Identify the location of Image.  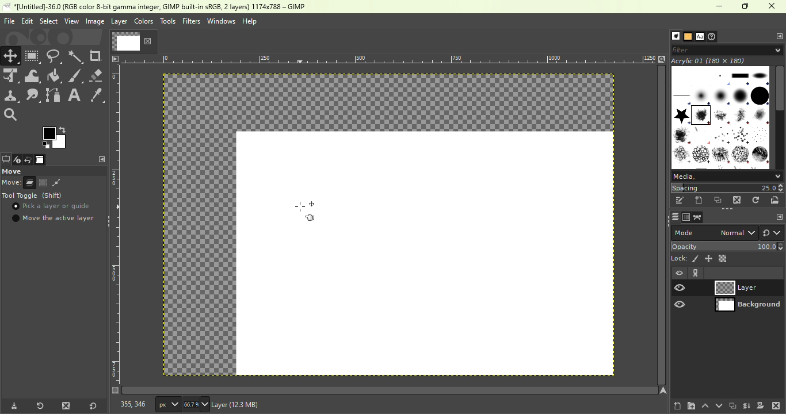
(94, 21).